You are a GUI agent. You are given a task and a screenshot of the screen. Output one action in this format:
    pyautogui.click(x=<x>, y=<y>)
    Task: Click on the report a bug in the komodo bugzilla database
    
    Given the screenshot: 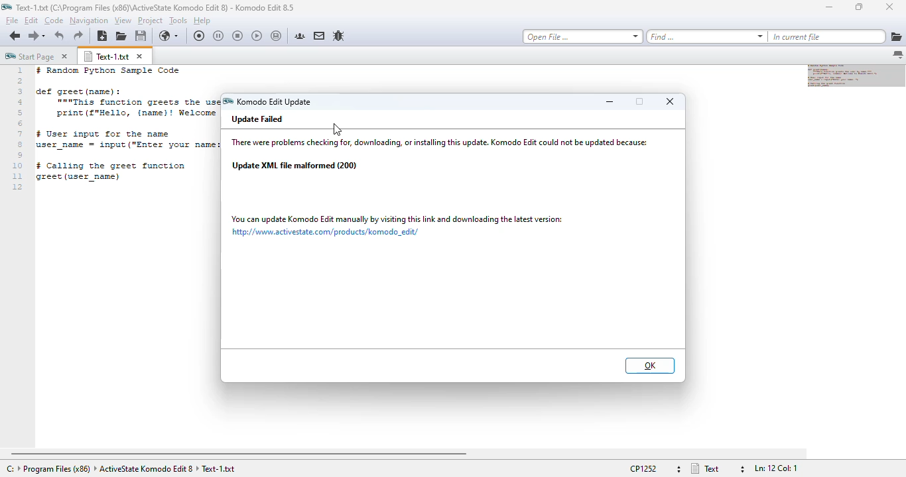 What is the action you would take?
    pyautogui.click(x=339, y=35)
    